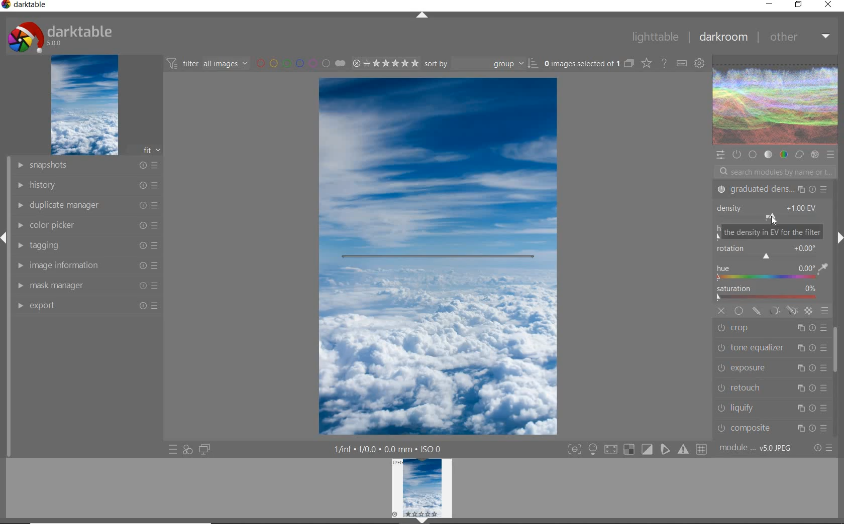 This screenshot has height=524, width=844. Describe the element at coordinates (772, 428) in the screenshot. I see `composite` at that location.